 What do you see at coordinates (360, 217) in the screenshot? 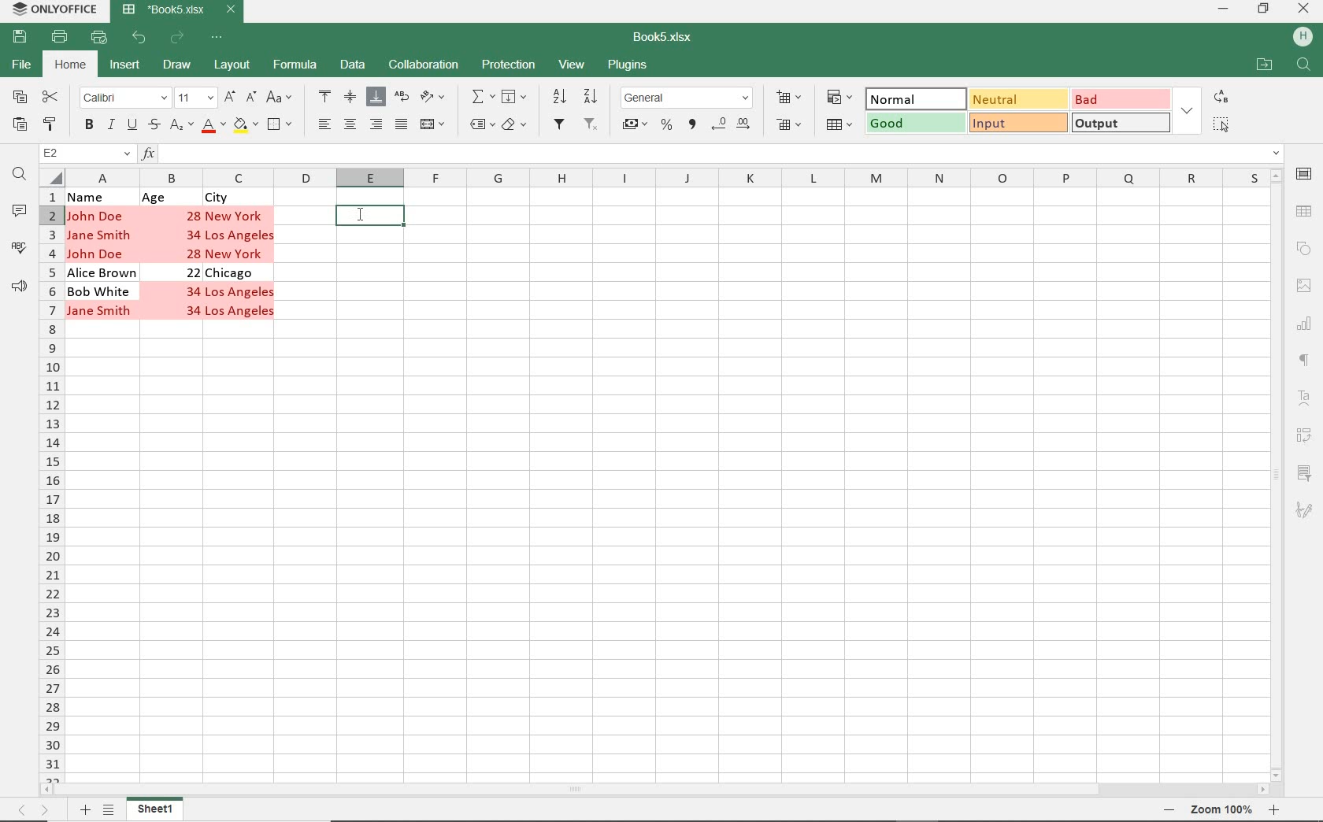
I see `CURSOR on Selected cell` at bounding box center [360, 217].